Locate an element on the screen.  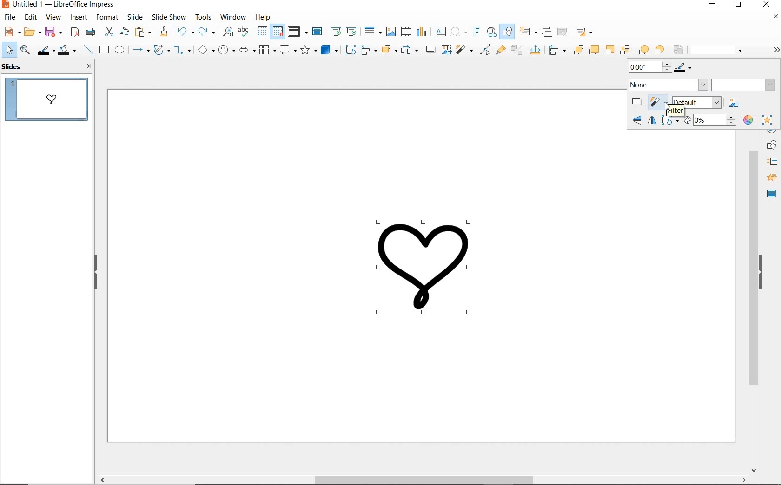
clone formatting is located at coordinates (163, 32).